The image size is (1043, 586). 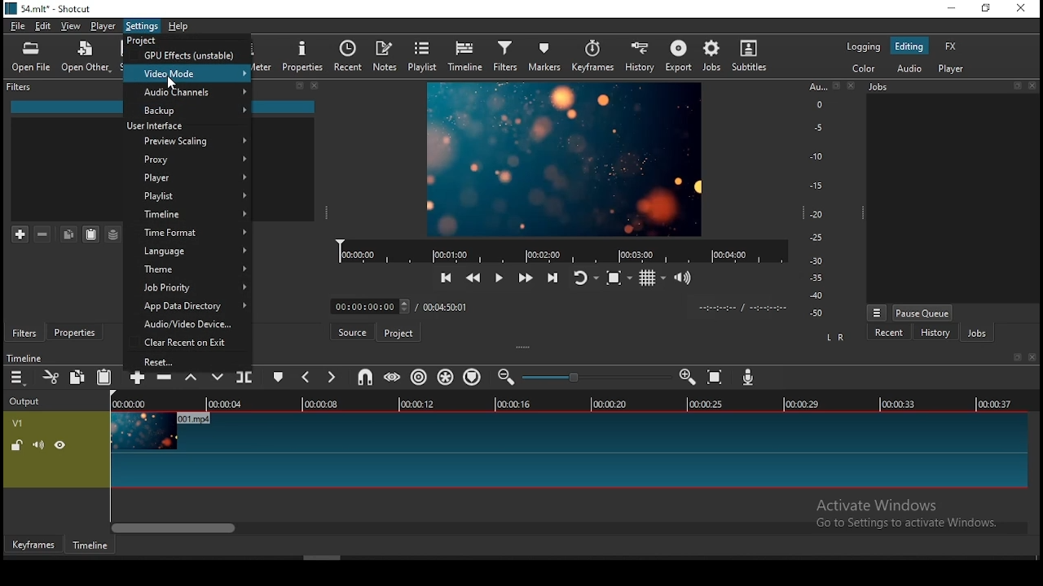 What do you see at coordinates (304, 55) in the screenshot?
I see `properties` at bounding box center [304, 55].